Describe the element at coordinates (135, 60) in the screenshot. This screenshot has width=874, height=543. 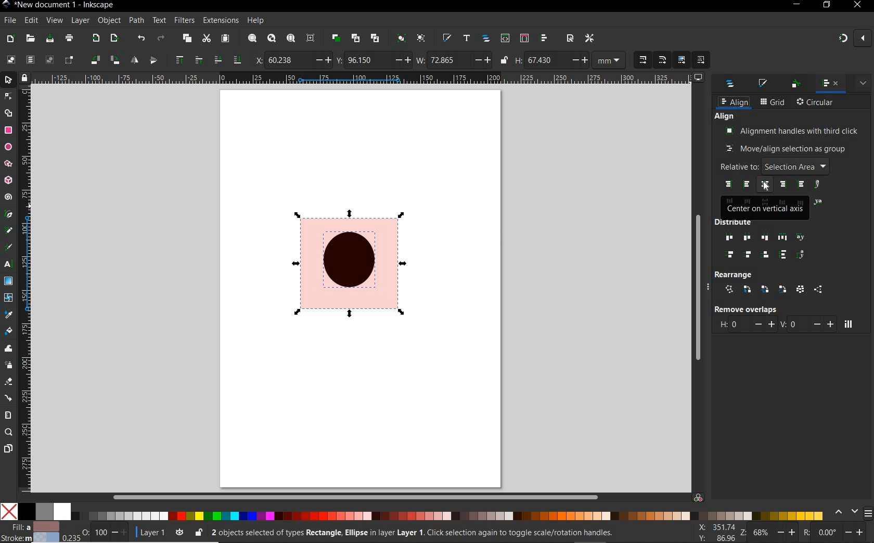
I see `object flip horizontal` at that location.